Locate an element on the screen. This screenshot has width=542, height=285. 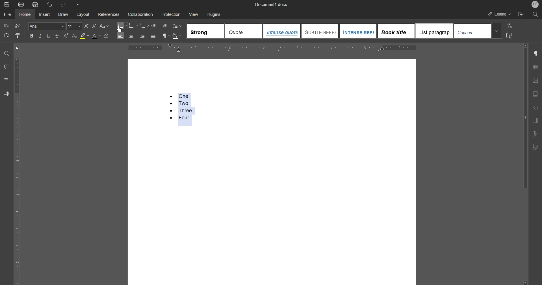
Vertical Ruler is located at coordinates (17, 170).